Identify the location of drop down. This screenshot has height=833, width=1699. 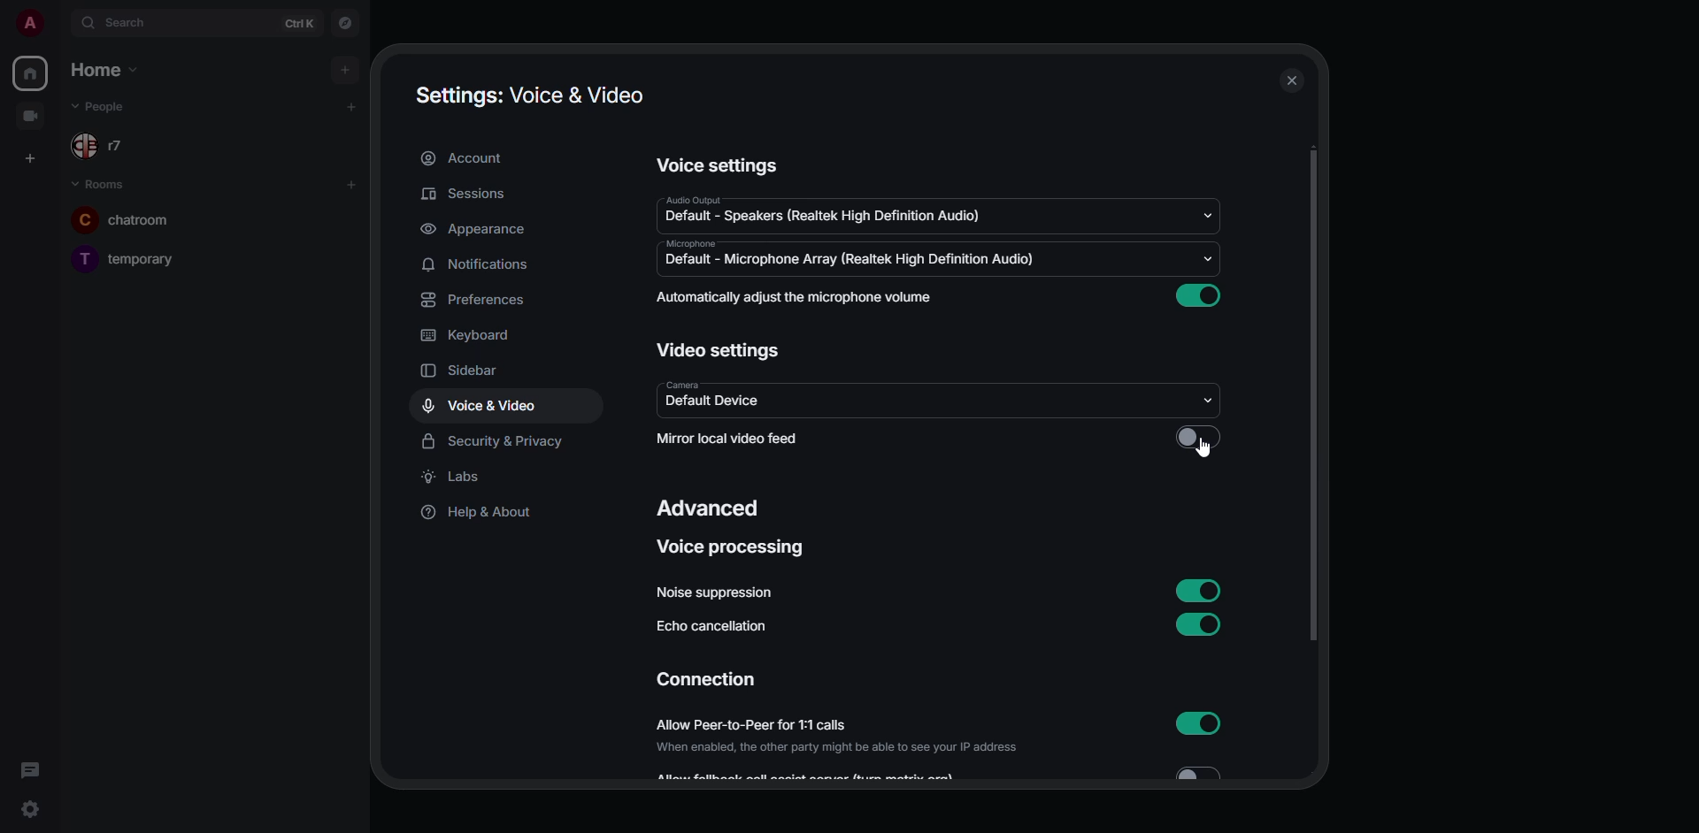
(1211, 396).